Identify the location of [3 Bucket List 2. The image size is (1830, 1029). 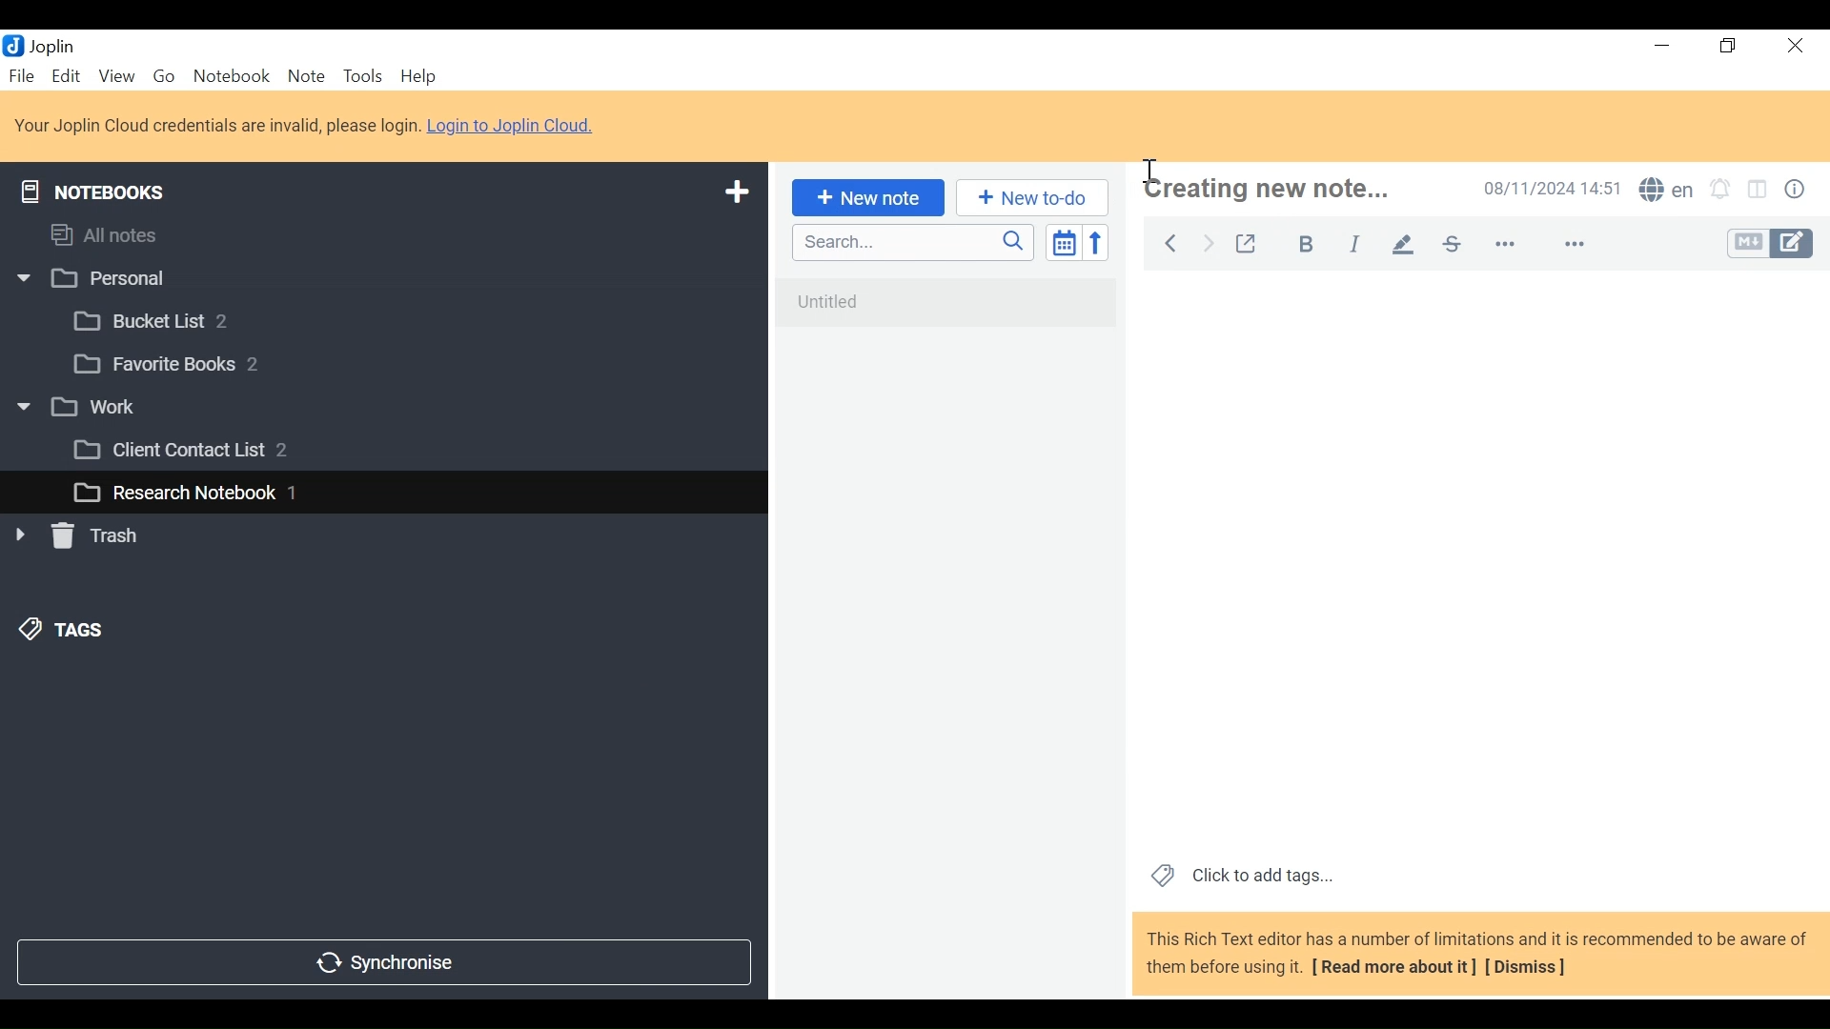
(188, 319).